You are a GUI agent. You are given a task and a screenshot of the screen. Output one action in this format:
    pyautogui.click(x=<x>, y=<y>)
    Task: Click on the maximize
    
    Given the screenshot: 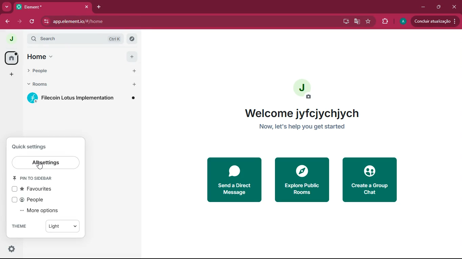 What is the action you would take?
    pyautogui.click(x=439, y=7)
    